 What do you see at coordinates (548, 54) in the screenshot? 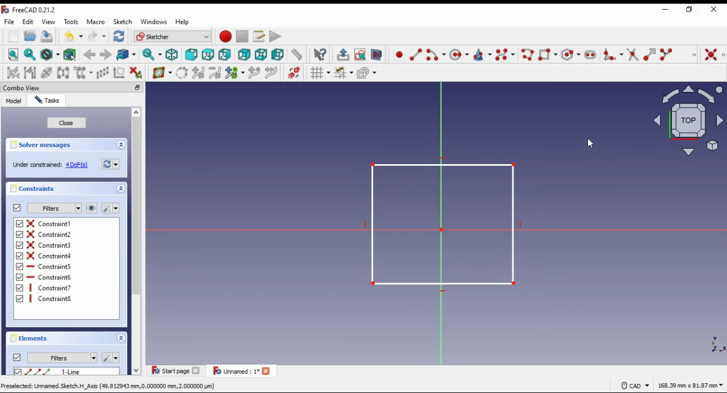
I see `create rectangle` at bounding box center [548, 54].